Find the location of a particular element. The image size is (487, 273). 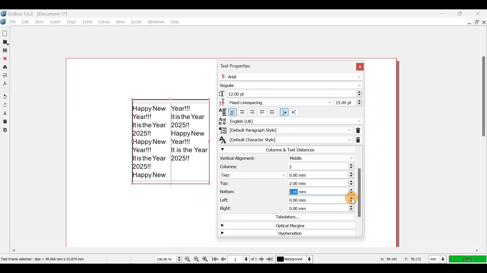

Scribus 1.6.2 is located at coordinates (35, 13).